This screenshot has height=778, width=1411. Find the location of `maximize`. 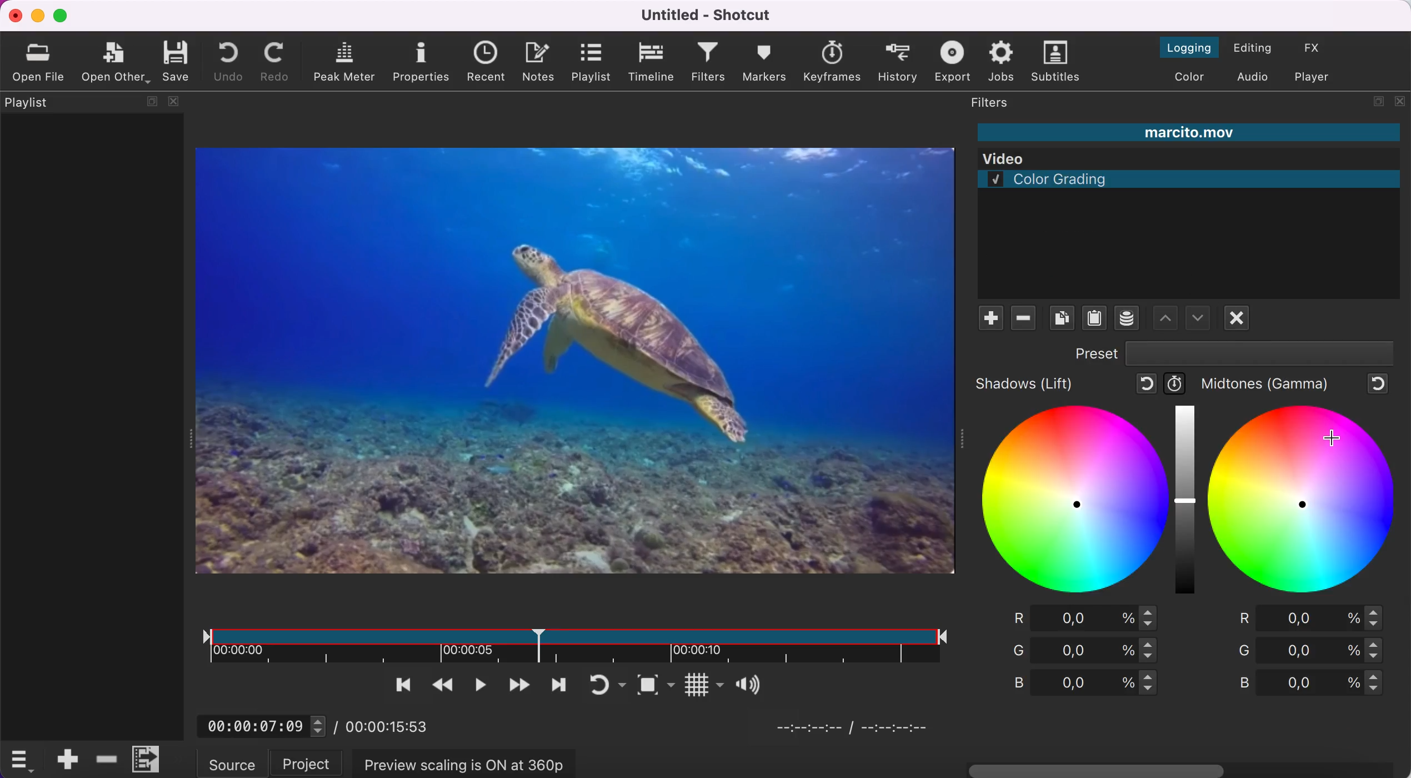

maximize is located at coordinates (65, 16).